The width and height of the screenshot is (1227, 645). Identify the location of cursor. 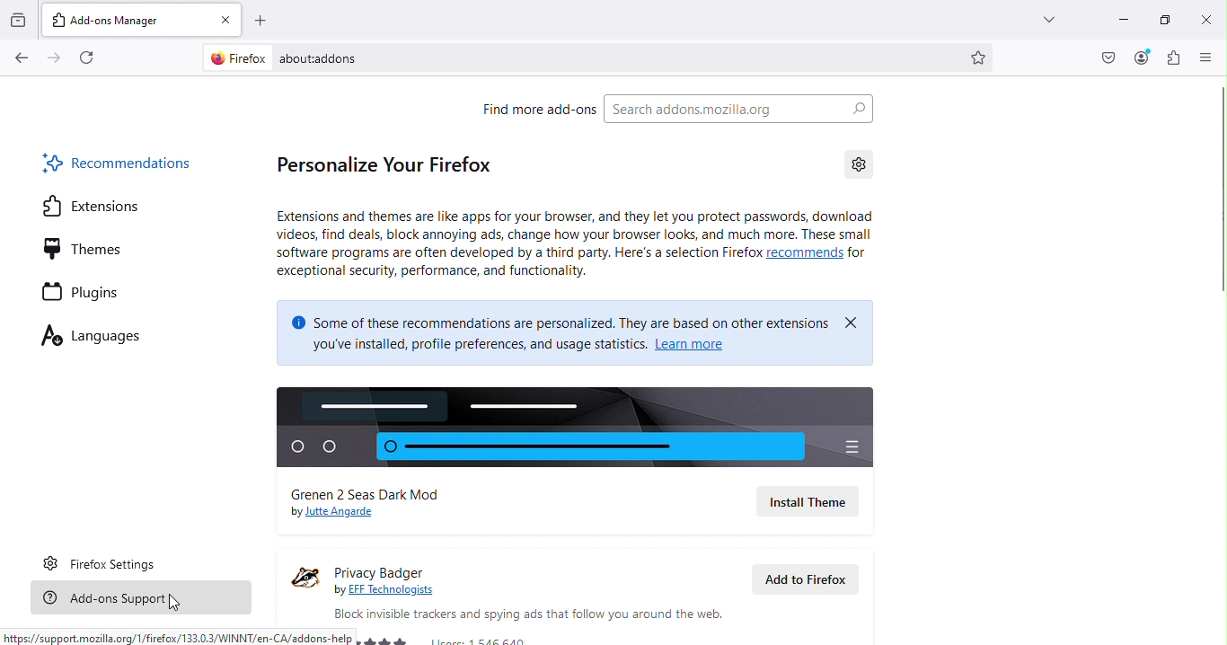
(173, 604).